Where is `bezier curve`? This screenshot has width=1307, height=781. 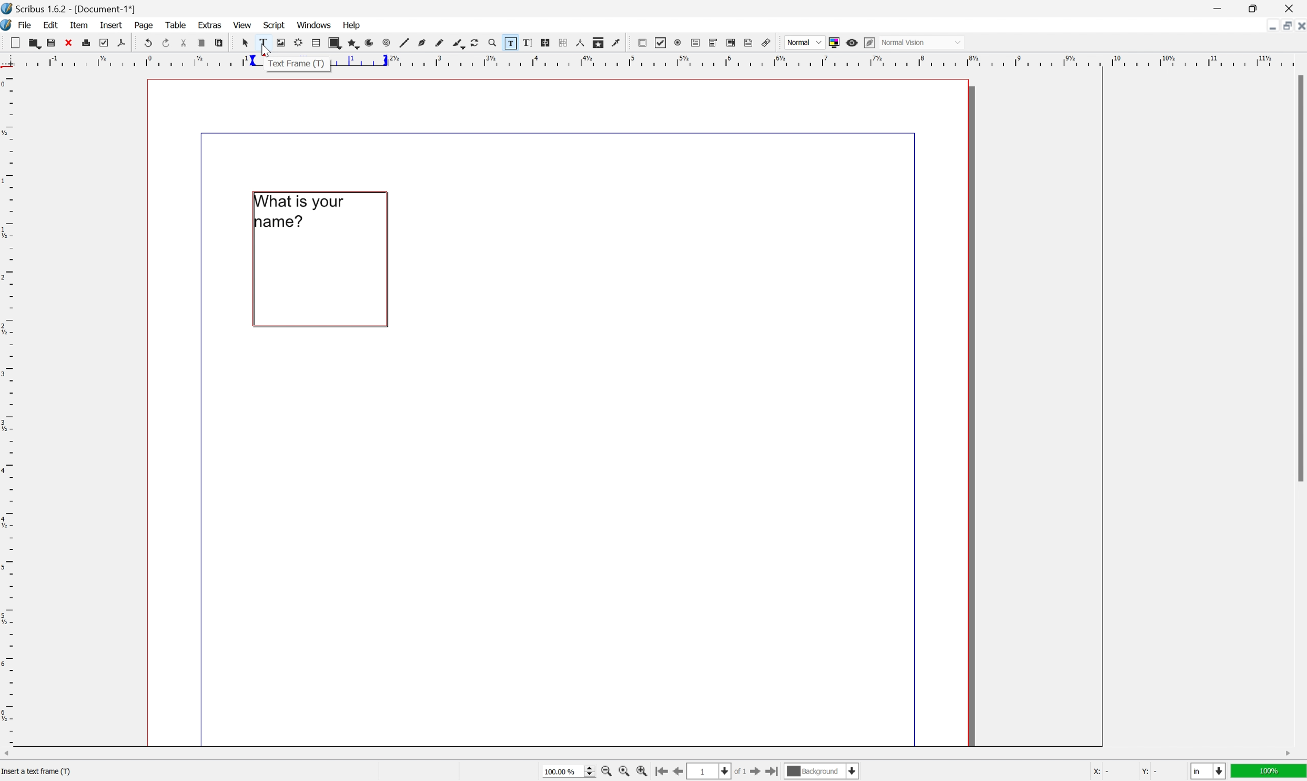
bezier curve is located at coordinates (422, 43).